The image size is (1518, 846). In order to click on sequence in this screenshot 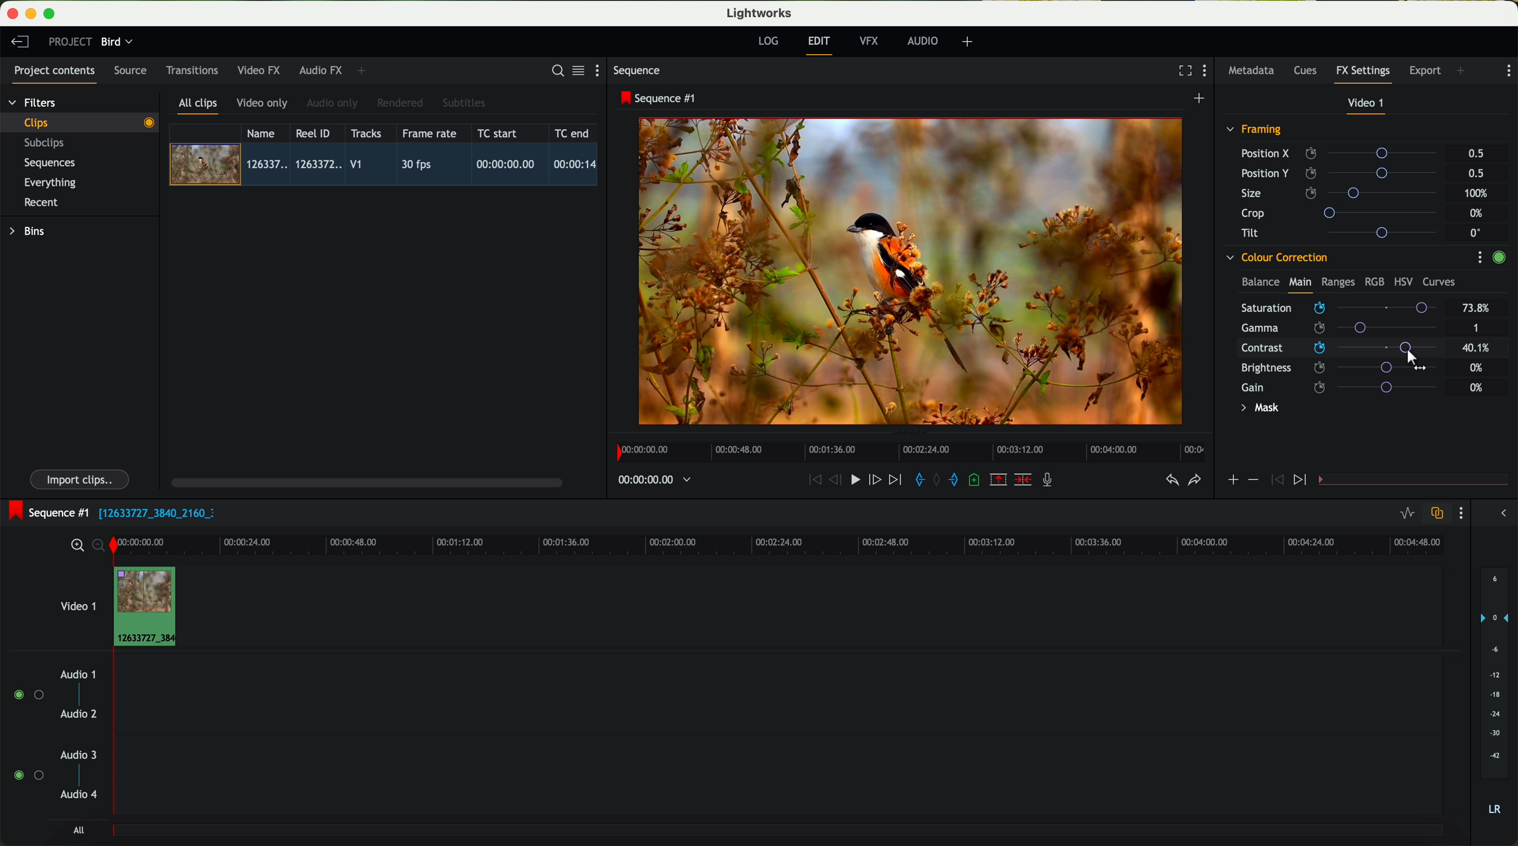, I will do `click(637, 71)`.